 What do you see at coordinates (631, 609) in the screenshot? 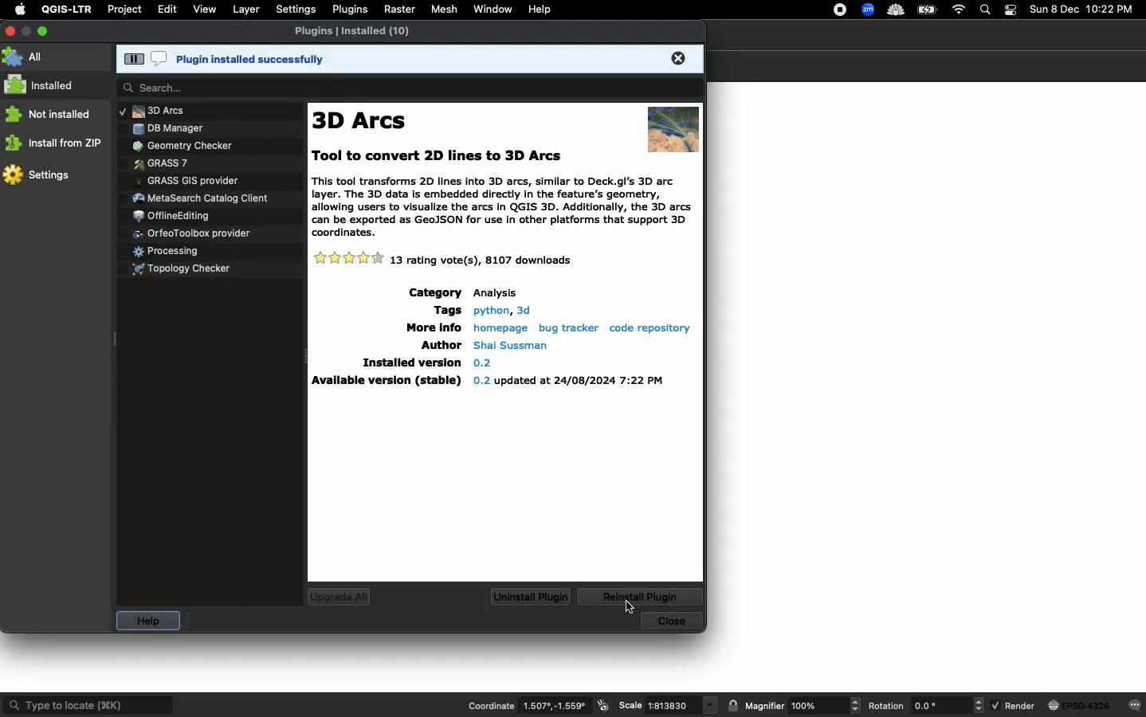
I see `cursor` at bounding box center [631, 609].